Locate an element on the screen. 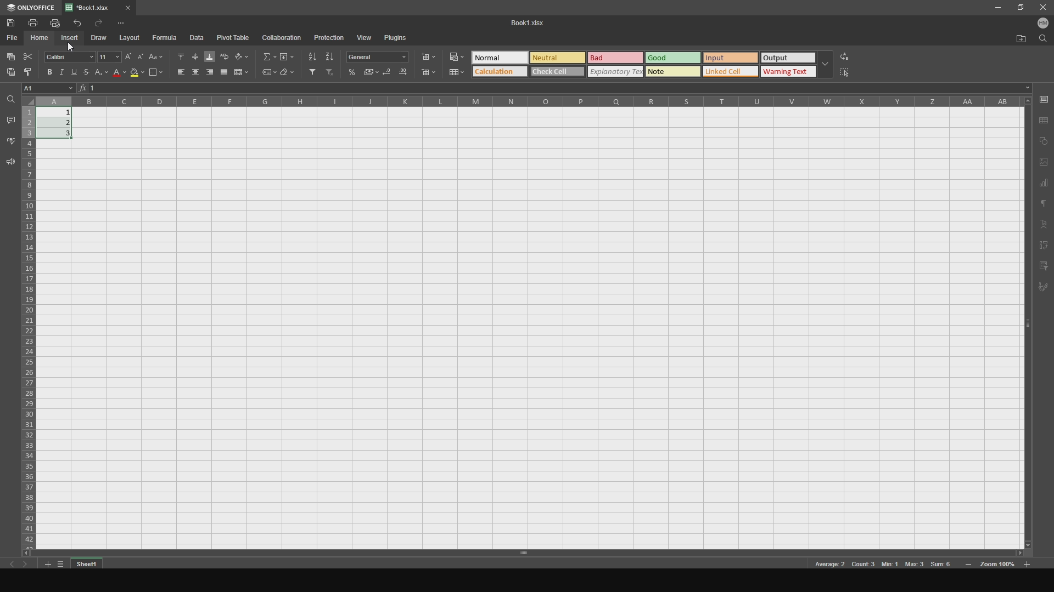 This screenshot has width=1054, height=592. italic is located at coordinates (62, 71).